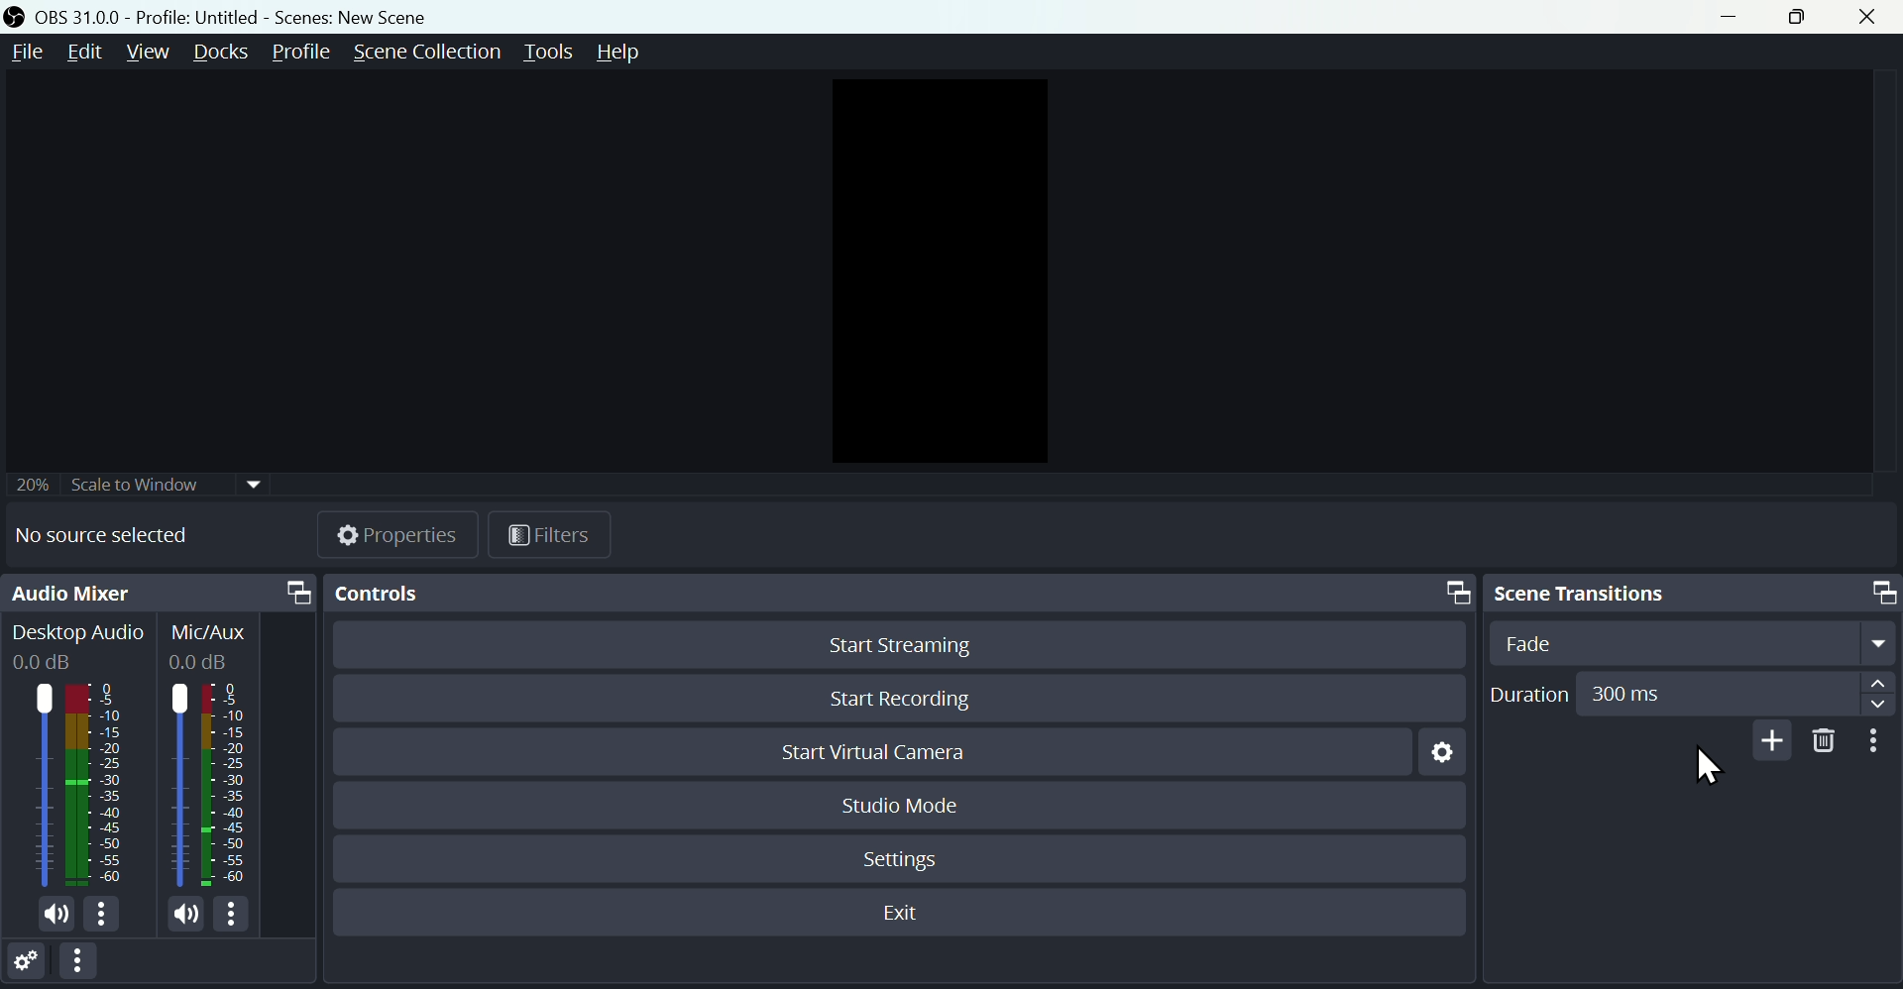  I want to click on Controls, so click(899, 595).